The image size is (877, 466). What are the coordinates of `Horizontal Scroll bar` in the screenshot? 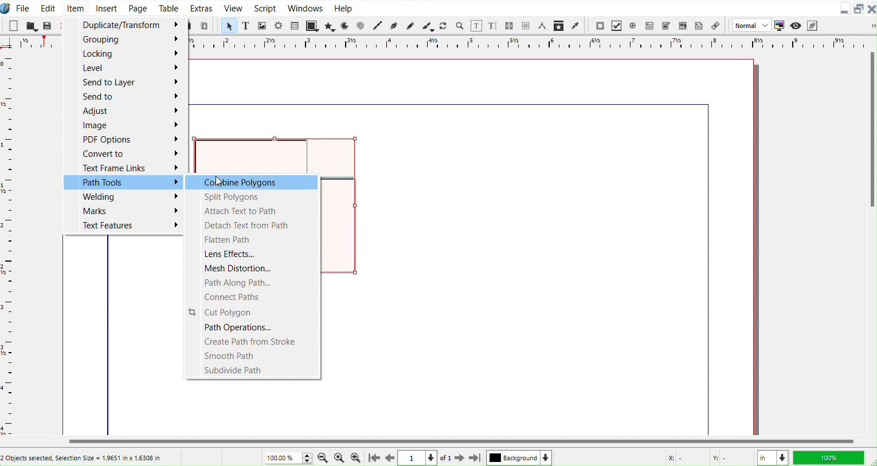 It's located at (438, 441).